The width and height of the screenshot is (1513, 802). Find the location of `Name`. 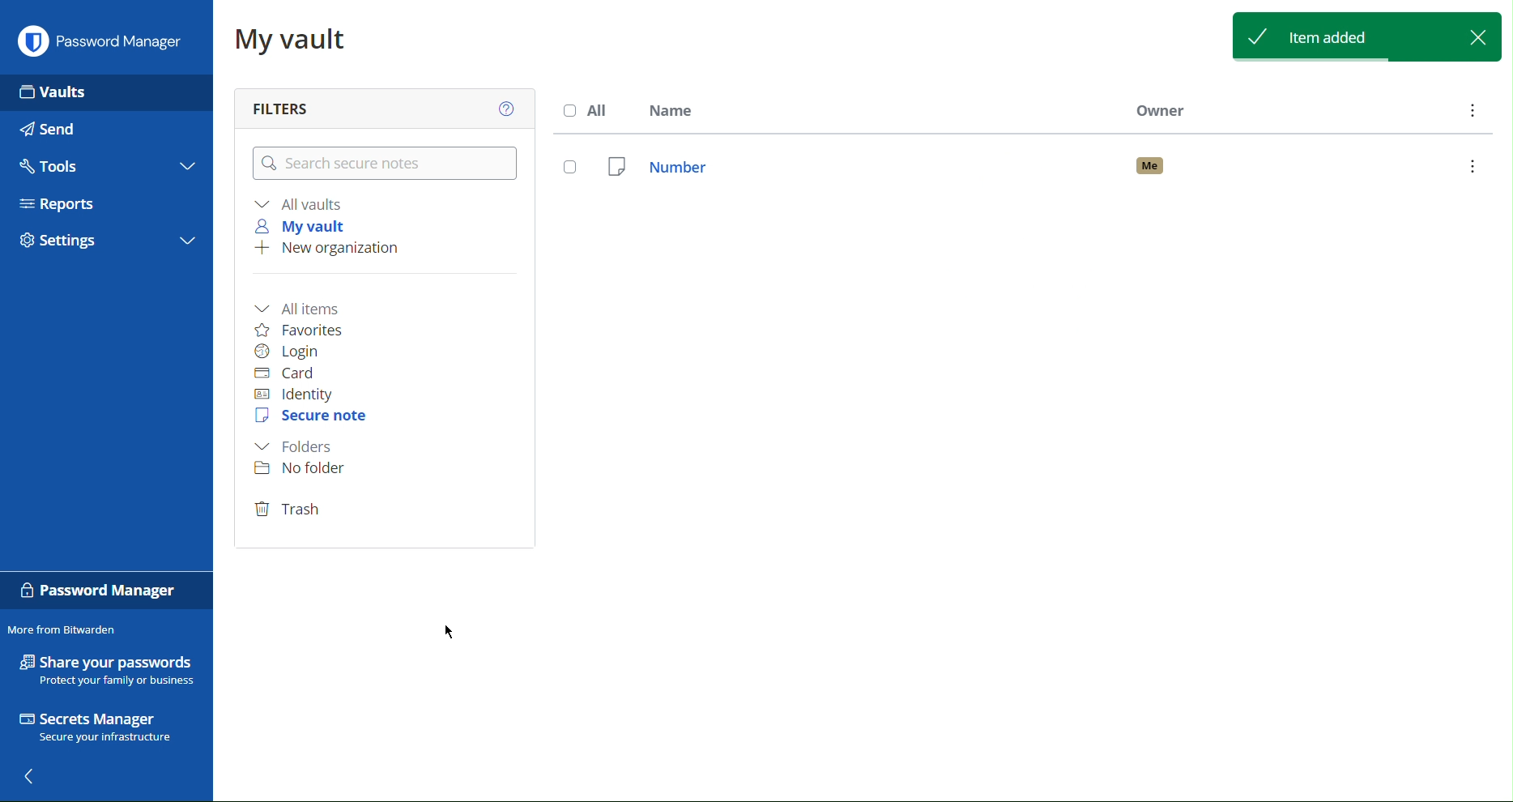

Name is located at coordinates (680, 111).